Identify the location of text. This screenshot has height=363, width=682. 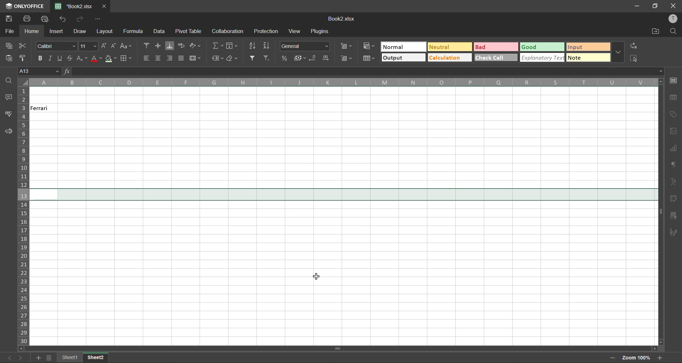
(673, 182).